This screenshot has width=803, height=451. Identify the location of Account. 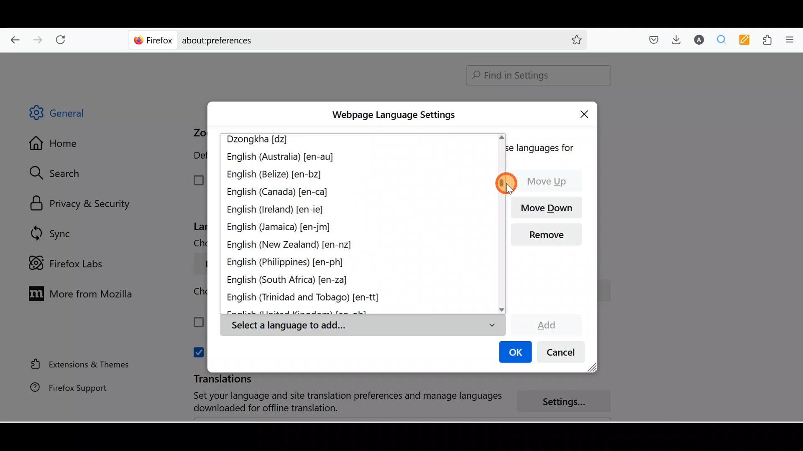
(697, 40).